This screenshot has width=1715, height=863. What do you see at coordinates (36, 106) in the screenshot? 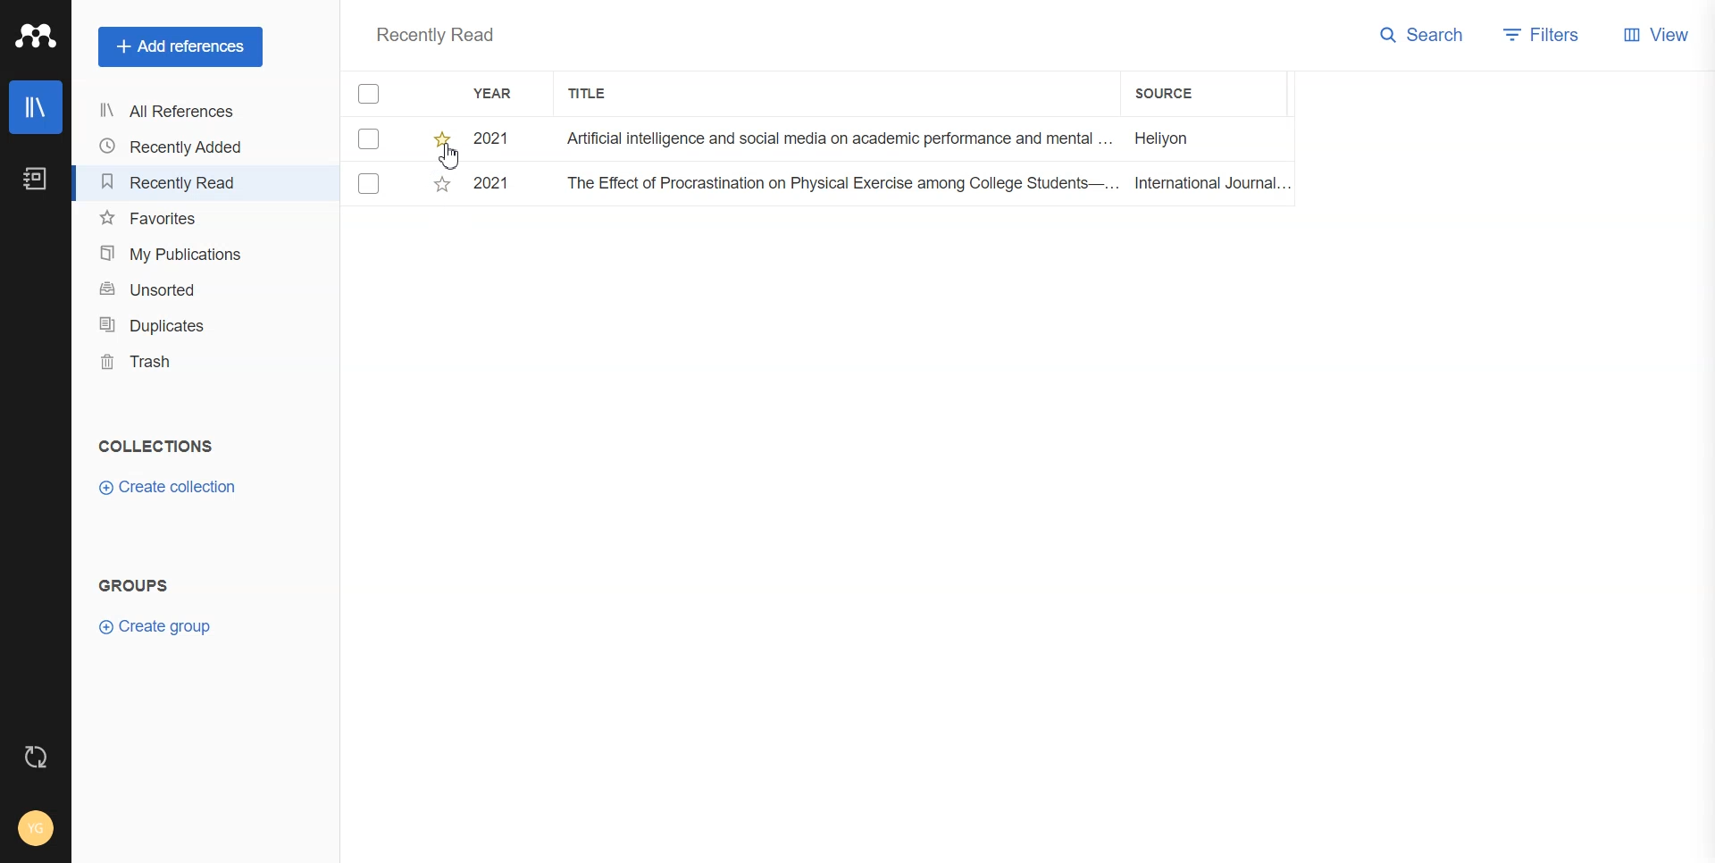
I see `Library` at bounding box center [36, 106].